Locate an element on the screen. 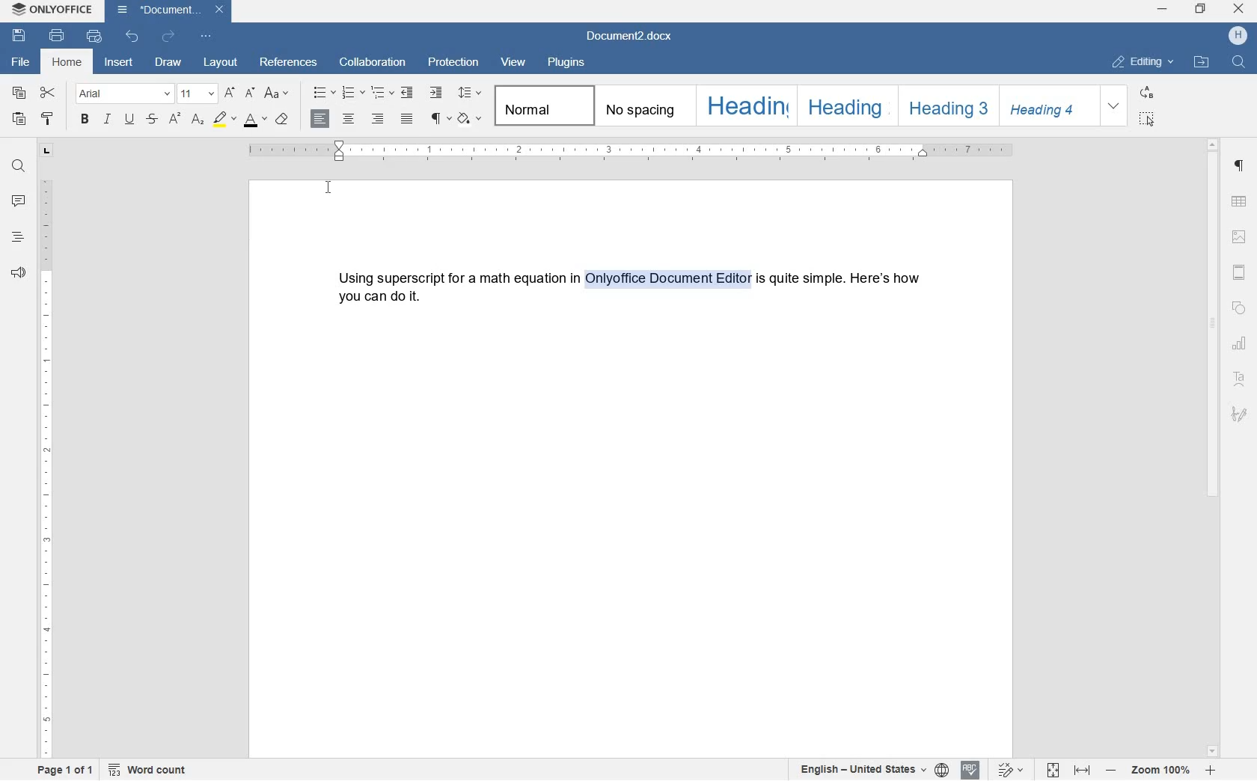  OPEN FILE LOCATION is located at coordinates (1203, 65).